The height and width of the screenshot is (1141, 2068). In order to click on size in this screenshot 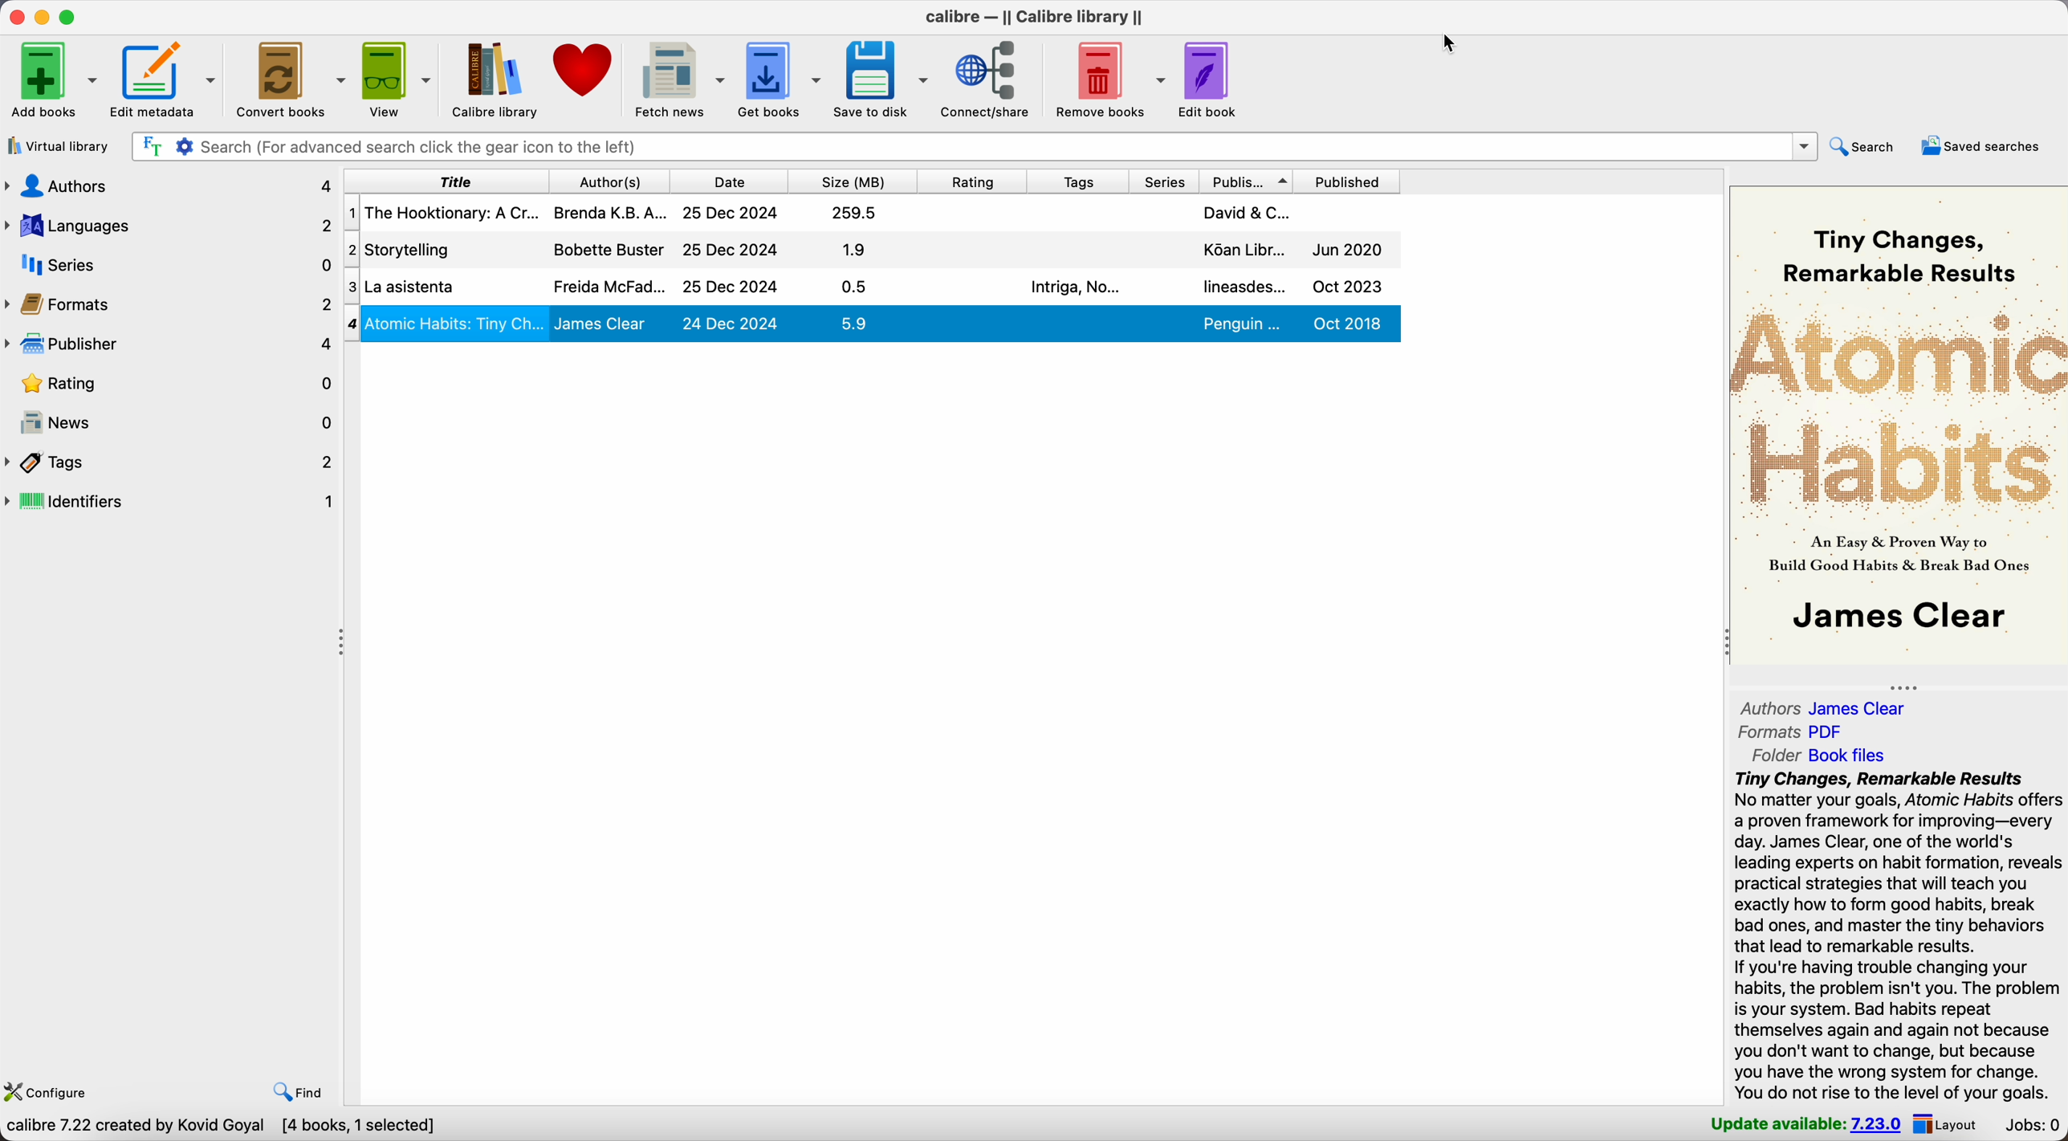, I will do `click(854, 181)`.